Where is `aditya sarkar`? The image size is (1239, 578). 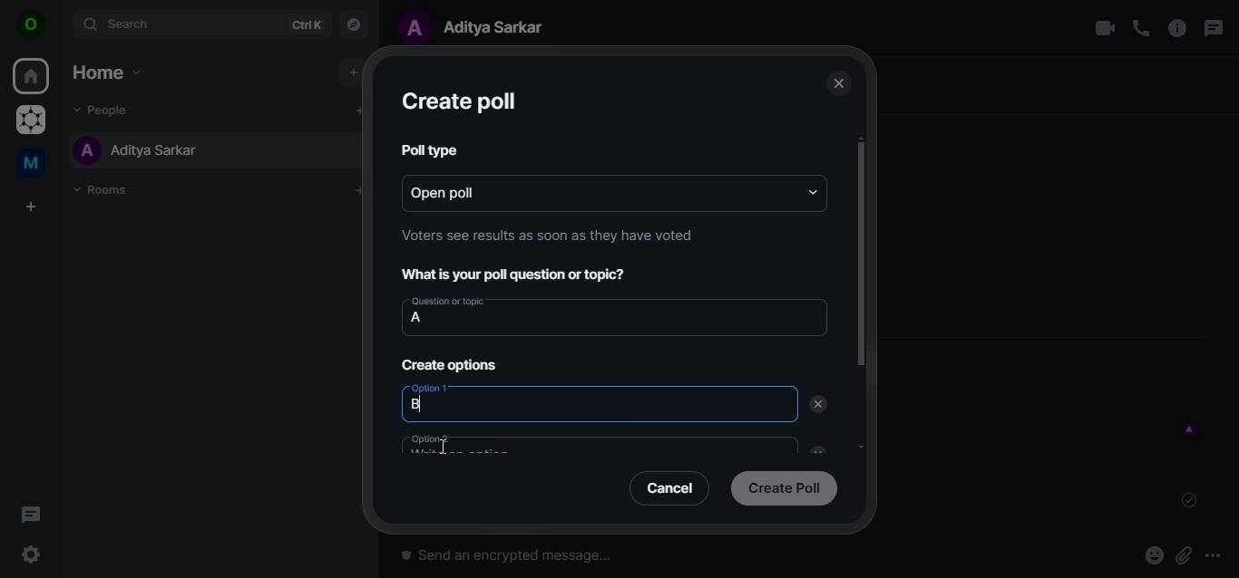
aditya sarkar is located at coordinates (137, 149).